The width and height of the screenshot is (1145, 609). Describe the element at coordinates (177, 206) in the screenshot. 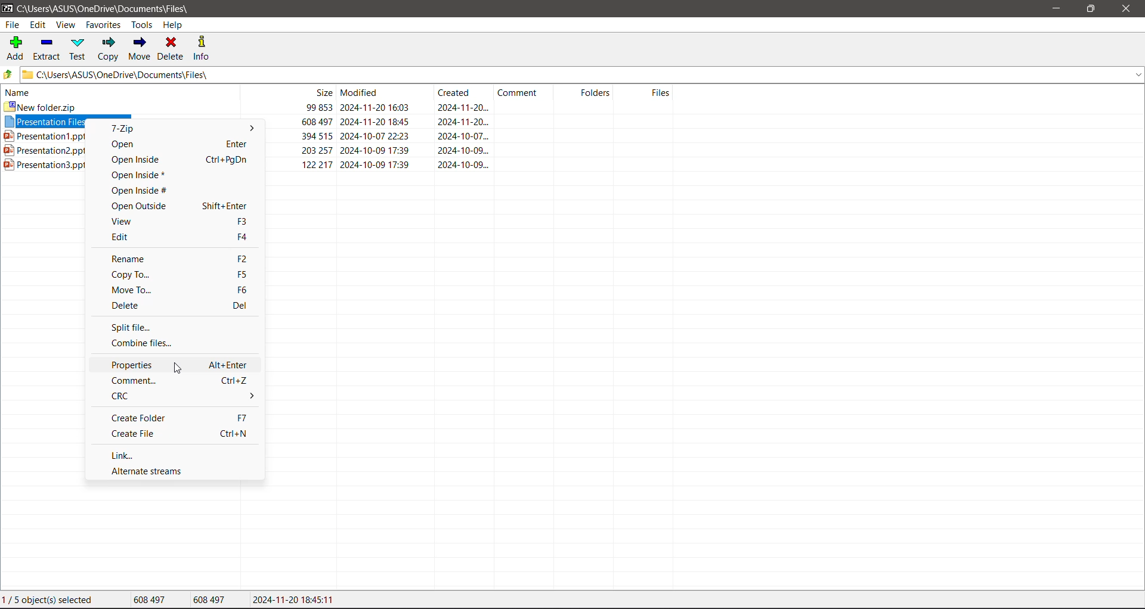

I see `Open Outside` at that location.